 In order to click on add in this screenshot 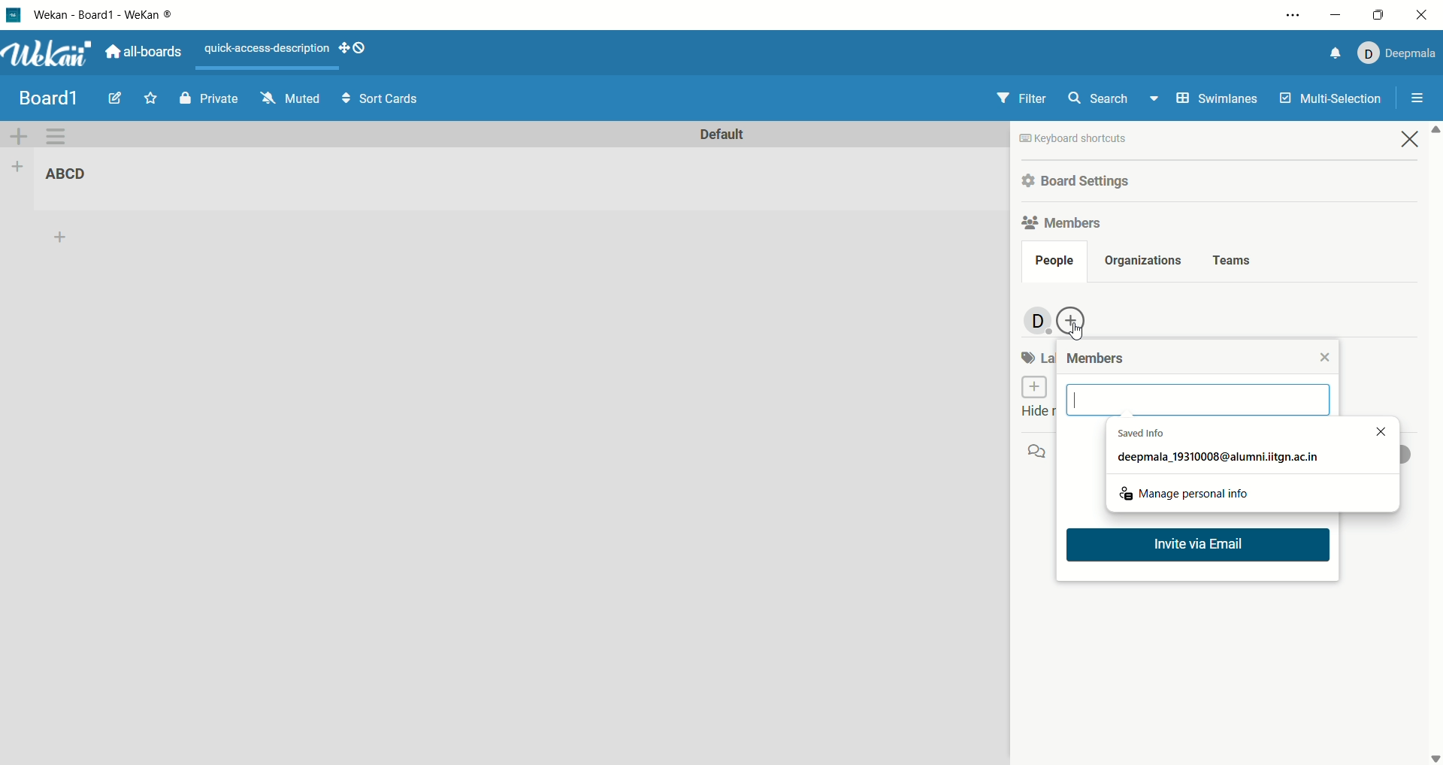, I will do `click(65, 237)`.